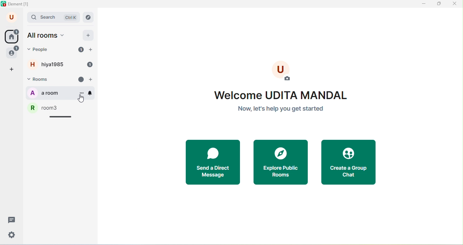 This screenshot has width=463, height=245. I want to click on send a direct chat, so click(215, 163).